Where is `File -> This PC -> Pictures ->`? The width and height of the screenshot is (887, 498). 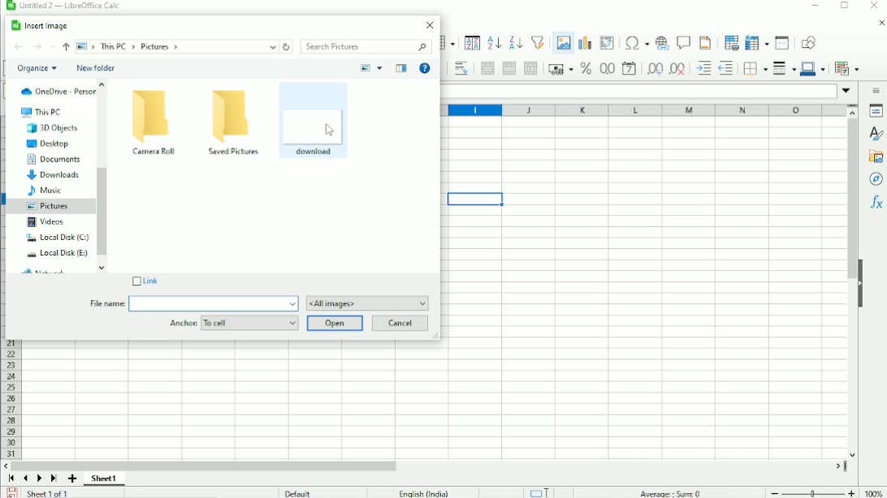
File -> This PC -> Pictures -> is located at coordinates (175, 47).